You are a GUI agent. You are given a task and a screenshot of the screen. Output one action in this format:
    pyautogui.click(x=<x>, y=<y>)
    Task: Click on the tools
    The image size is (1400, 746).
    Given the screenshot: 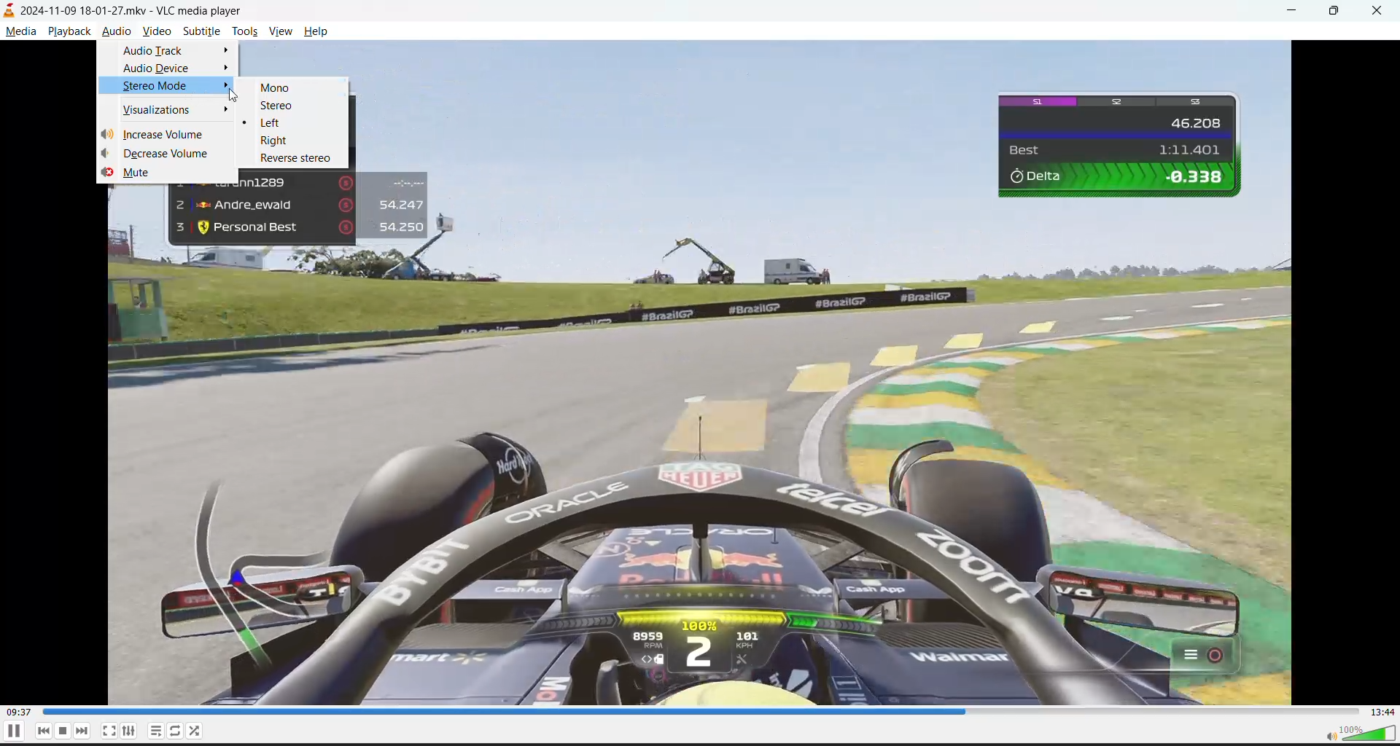 What is the action you would take?
    pyautogui.click(x=244, y=34)
    